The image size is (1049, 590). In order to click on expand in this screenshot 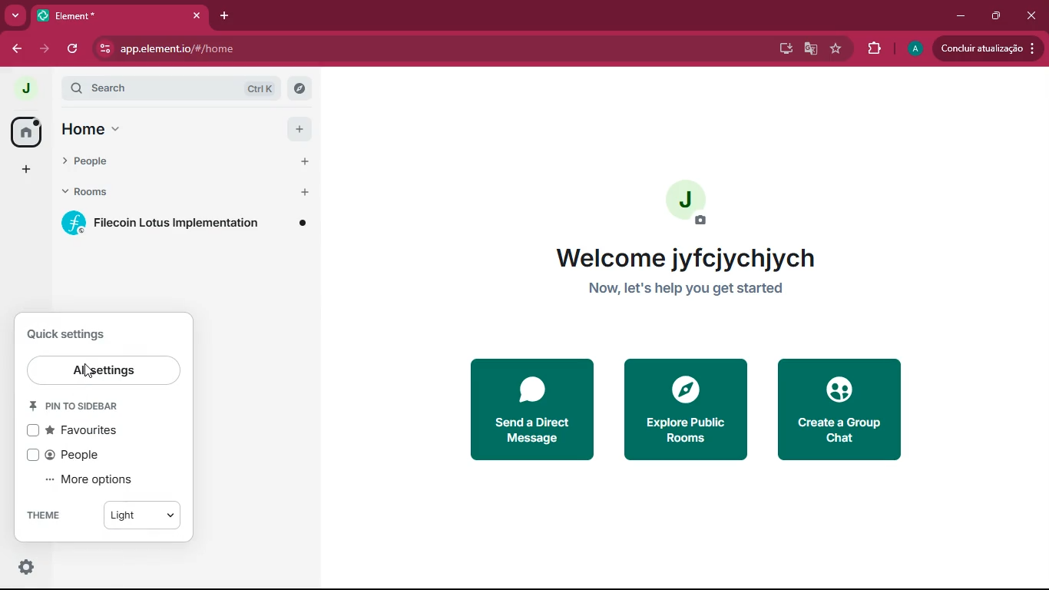, I will do `click(53, 89)`.